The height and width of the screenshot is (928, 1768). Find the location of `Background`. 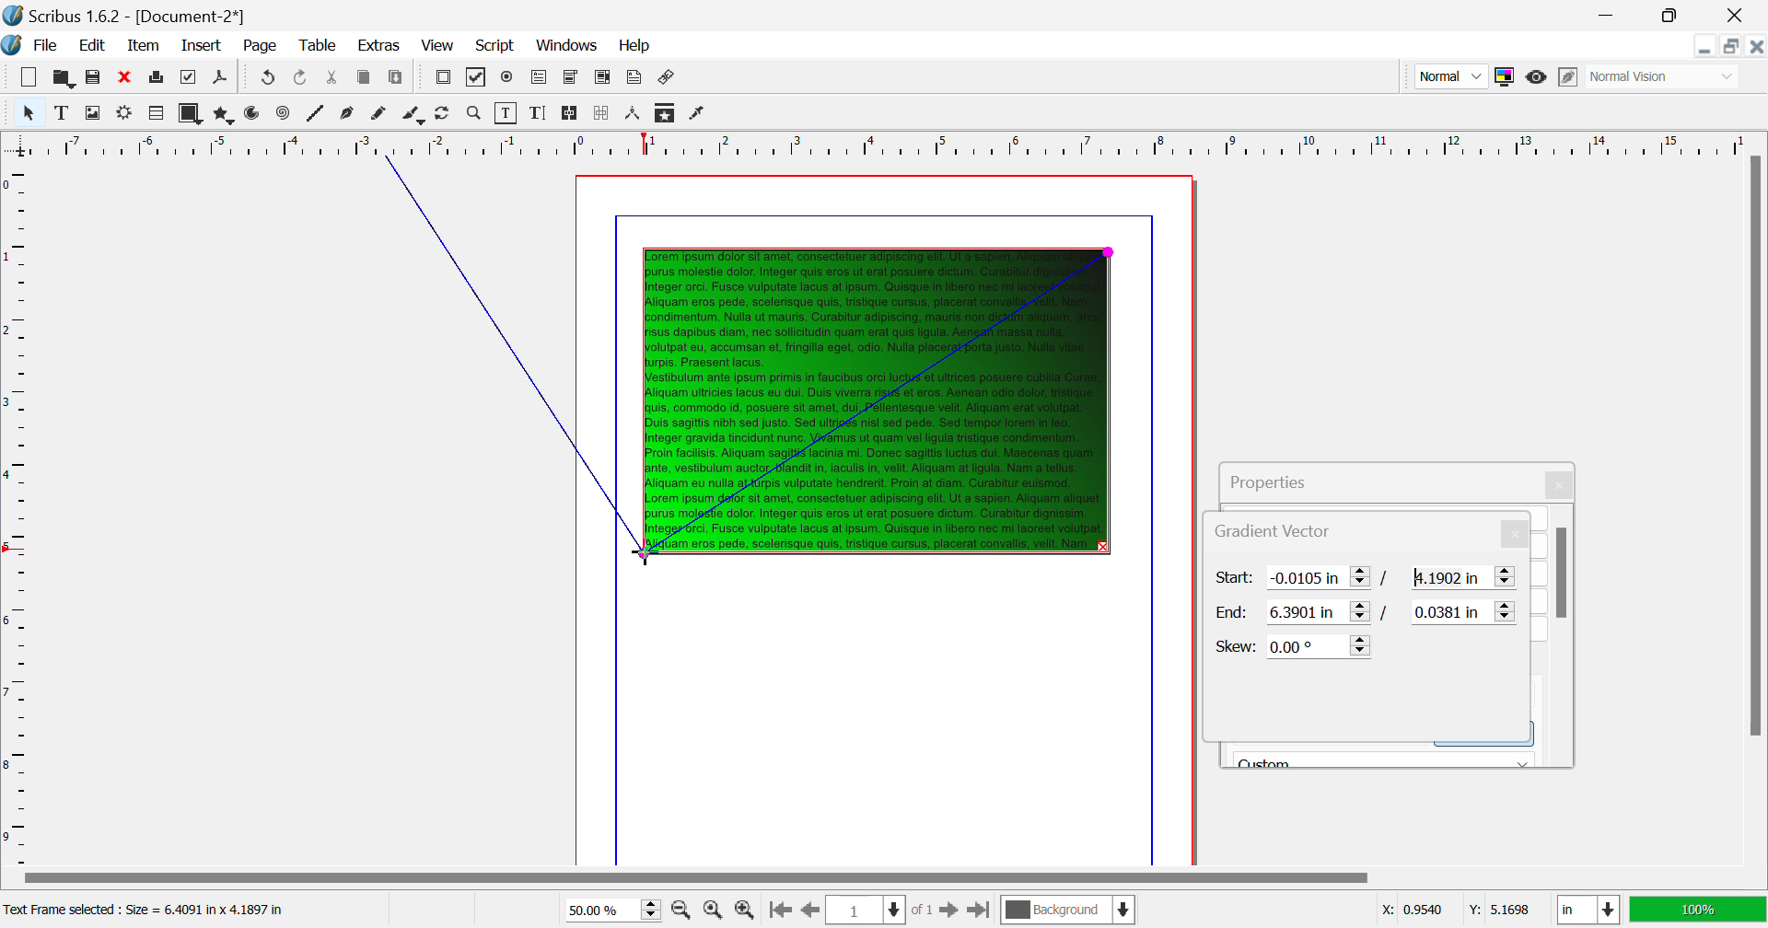

Background is located at coordinates (1067, 911).